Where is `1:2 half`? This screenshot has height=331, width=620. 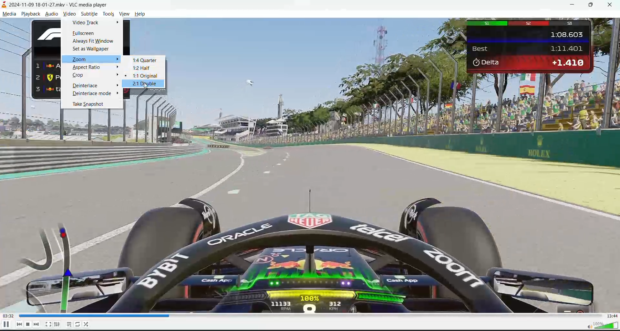 1:2 half is located at coordinates (139, 68).